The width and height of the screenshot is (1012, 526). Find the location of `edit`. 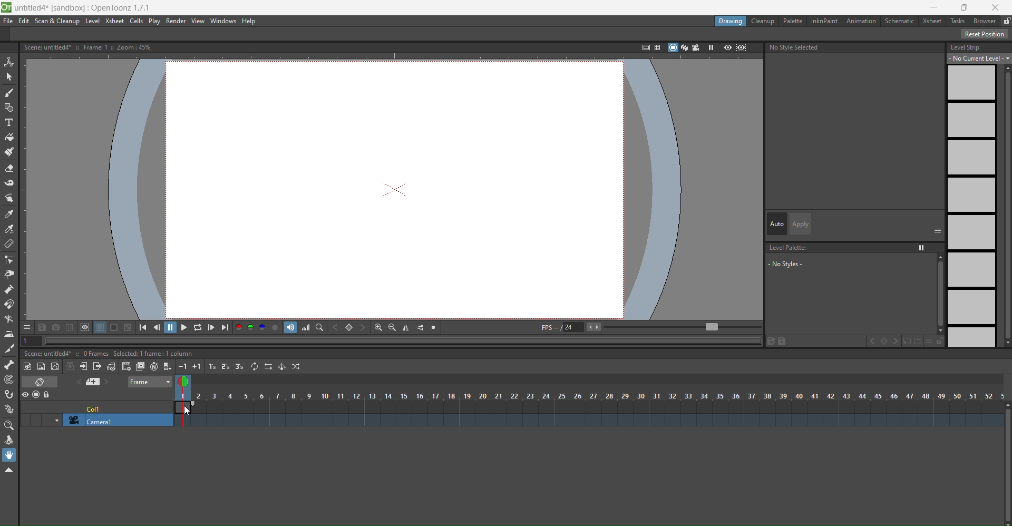

edit is located at coordinates (24, 22).